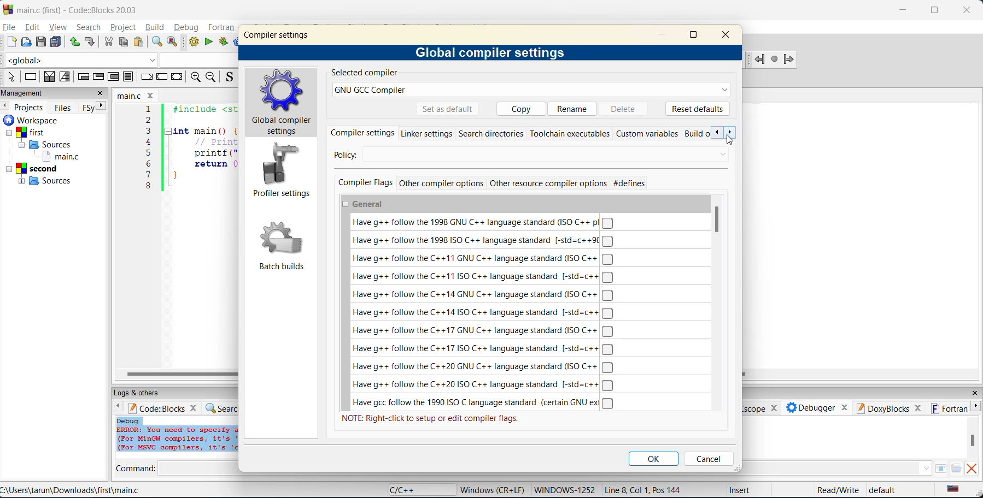  What do you see at coordinates (26, 93) in the screenshot?
I see `management` at bounding box center [26, 93].